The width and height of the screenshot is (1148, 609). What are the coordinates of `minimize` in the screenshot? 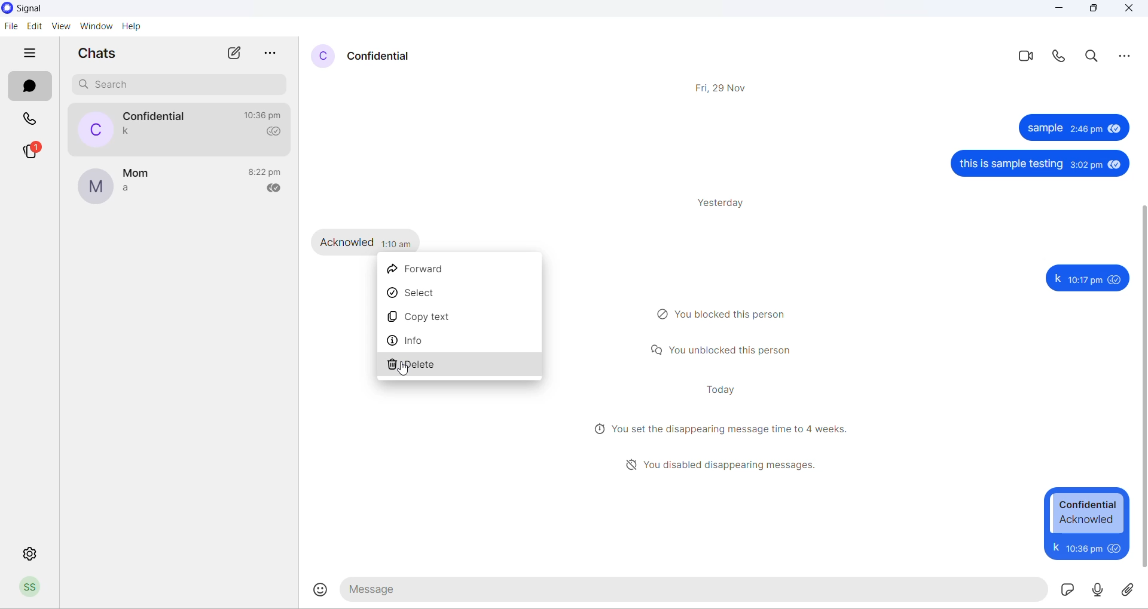 It's located at (1052, 10).